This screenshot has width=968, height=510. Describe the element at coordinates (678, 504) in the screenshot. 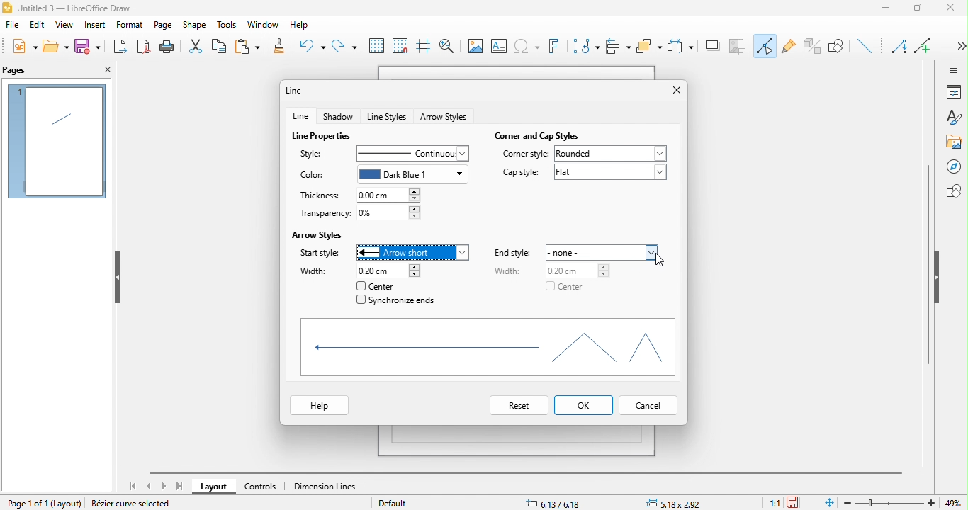

I see `5.18x2.92` at that location.